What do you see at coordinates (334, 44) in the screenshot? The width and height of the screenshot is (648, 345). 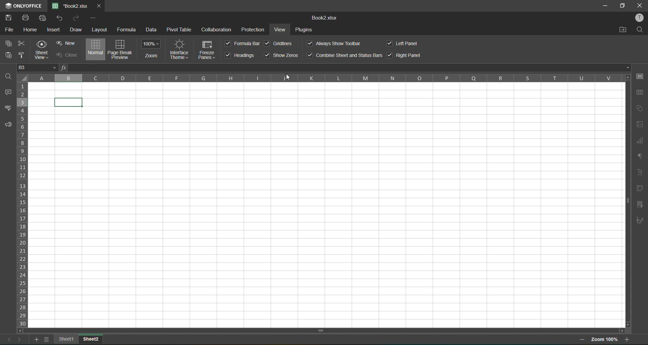 I see `always show toolbar` at bounding box center [334, 44].